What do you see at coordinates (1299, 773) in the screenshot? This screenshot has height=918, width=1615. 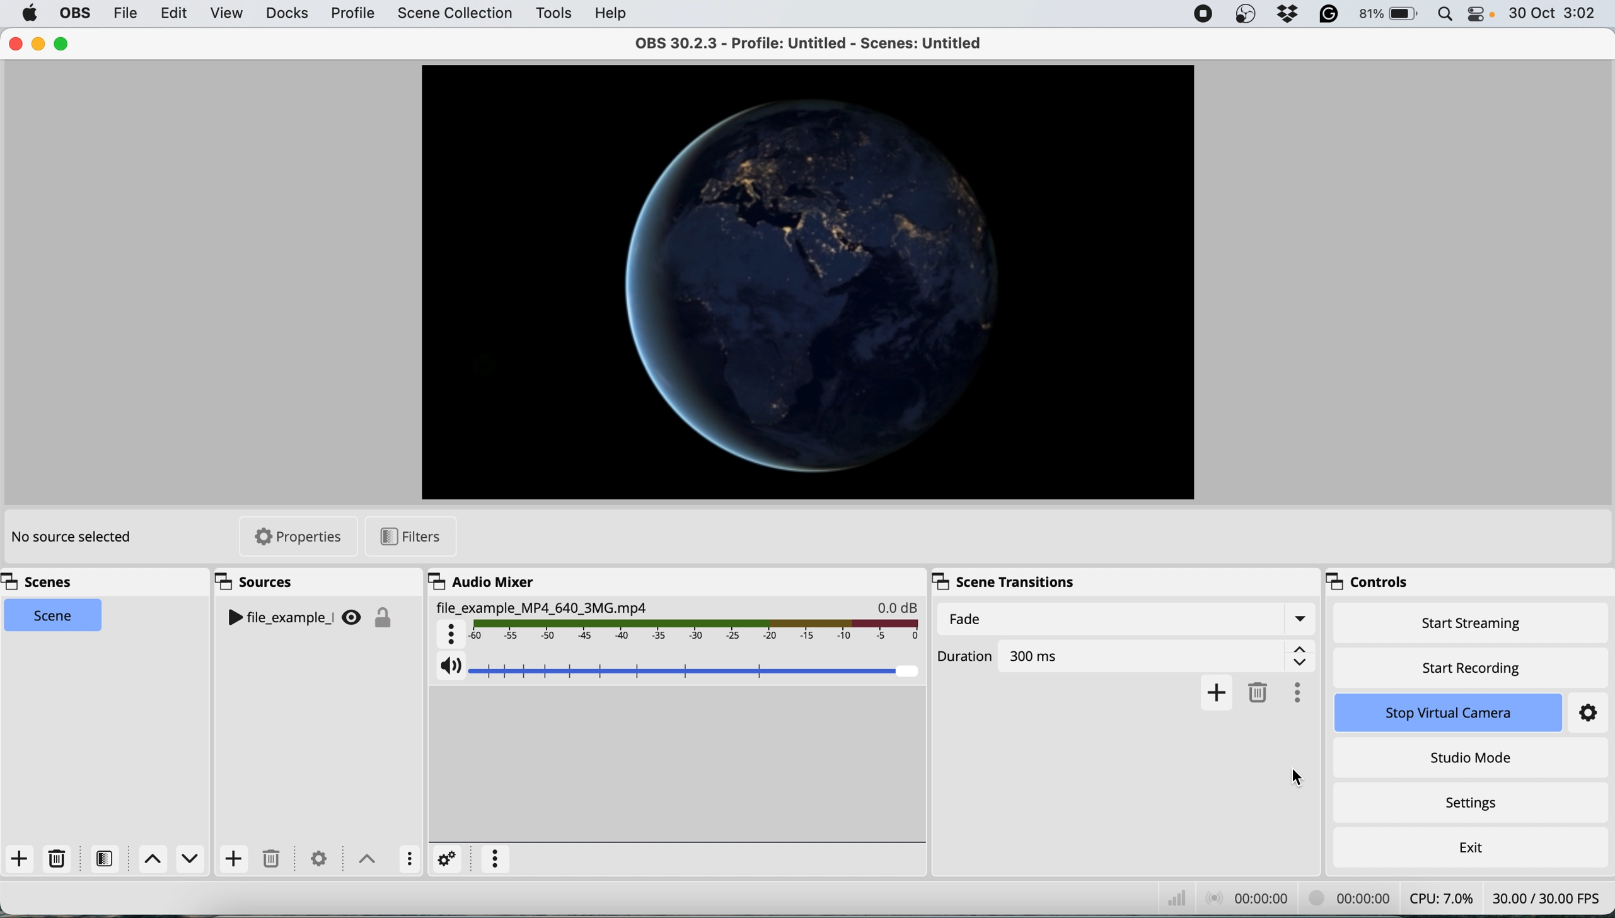 I see `cursor` at bounding box center [1299, 773].